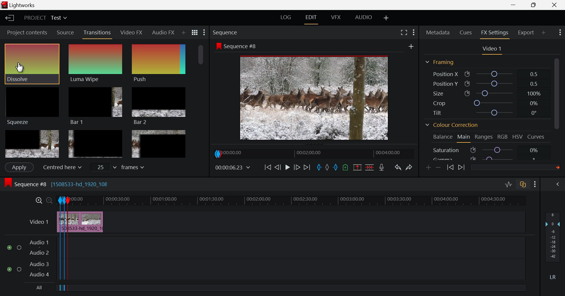  What do you see at coordinates (49, 201) in the screenshot?
I see `Timeline Zoom Out` at bounding box center [49, 201].